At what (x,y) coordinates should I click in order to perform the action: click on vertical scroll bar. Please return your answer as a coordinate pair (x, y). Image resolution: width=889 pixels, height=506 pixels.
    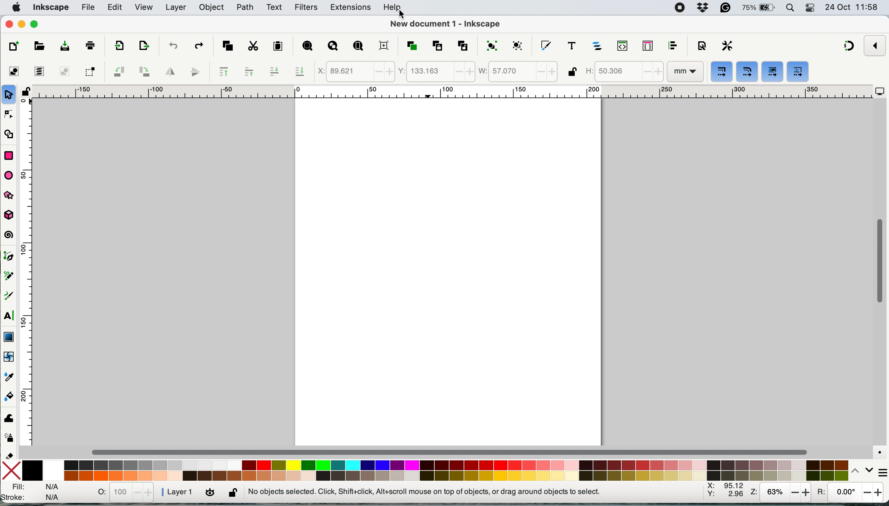
    Looking at the image, I should click on (878, 260).